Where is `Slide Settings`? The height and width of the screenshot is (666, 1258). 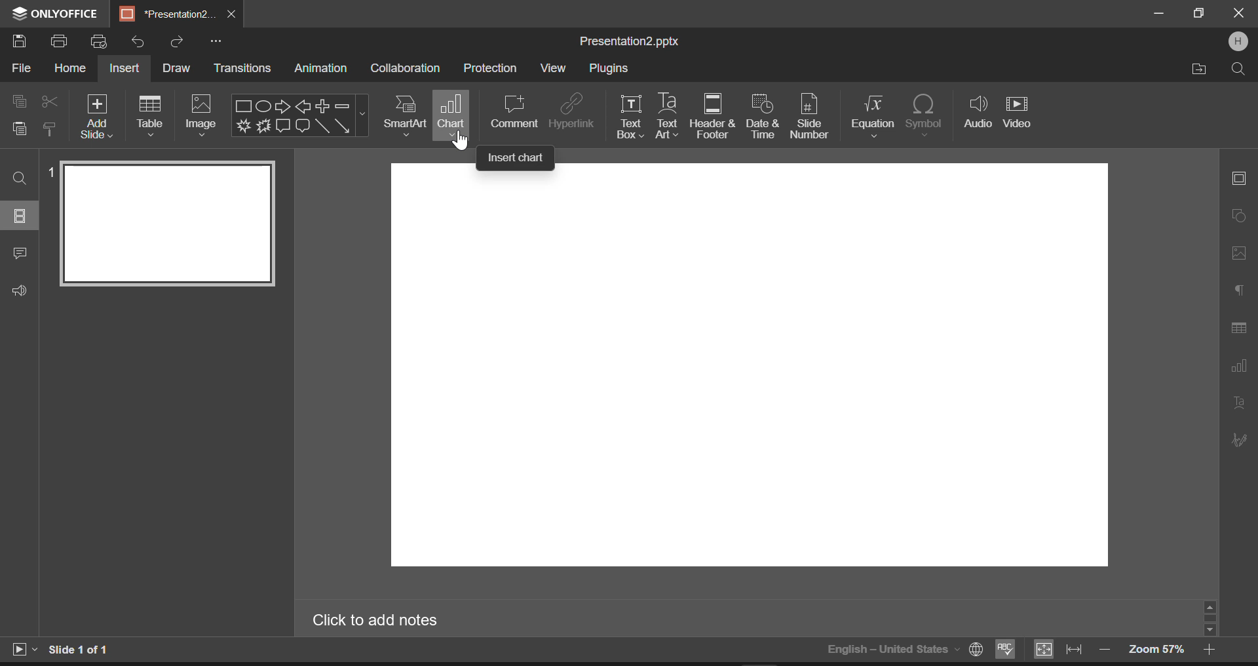 Slide Settings is located at coordinates (1237, 177).